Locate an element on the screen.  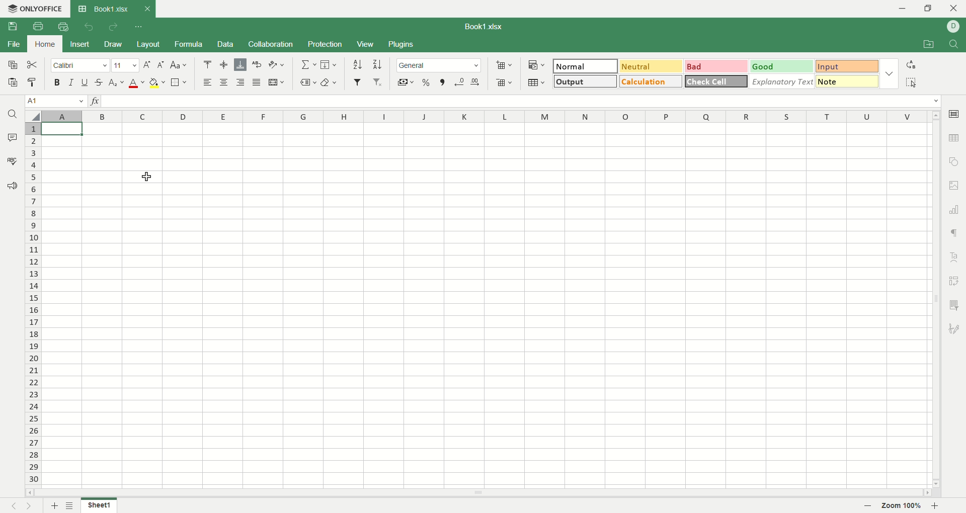
cell name is located at coordinates (55, 102).